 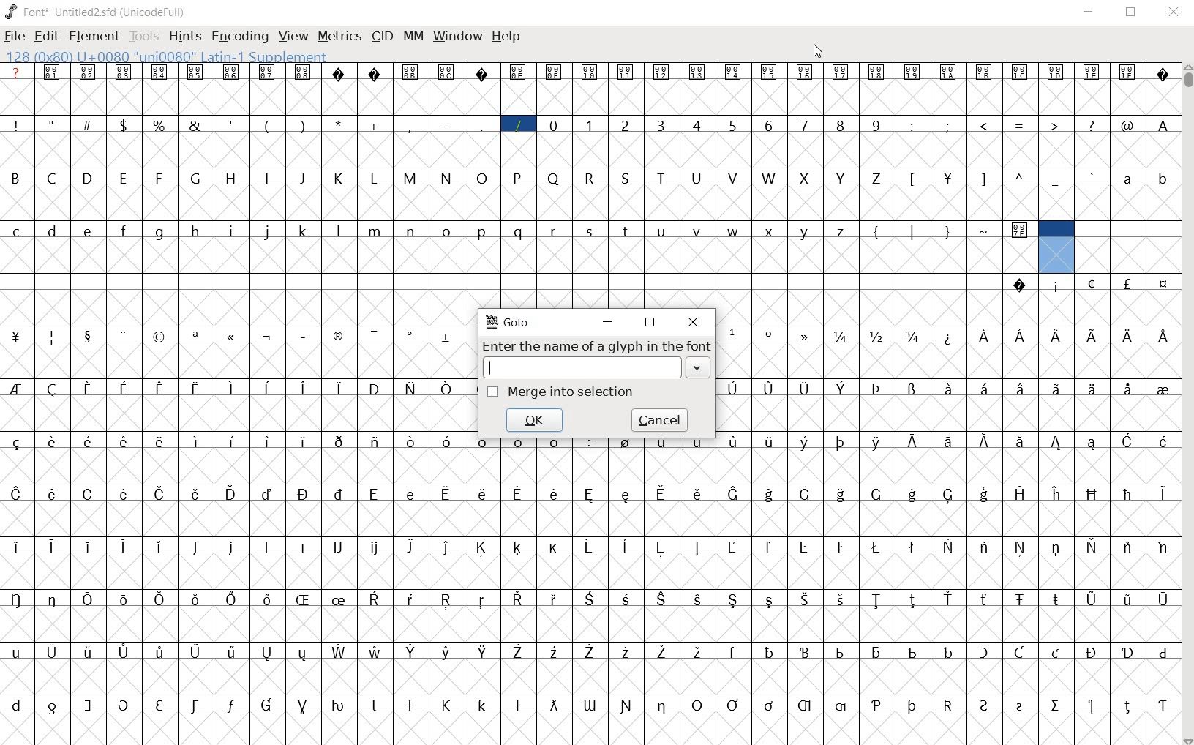 What do you see at coordinates (54, 545) in the screenshot?
I see `Symbol` at bounding box center [54, 545].